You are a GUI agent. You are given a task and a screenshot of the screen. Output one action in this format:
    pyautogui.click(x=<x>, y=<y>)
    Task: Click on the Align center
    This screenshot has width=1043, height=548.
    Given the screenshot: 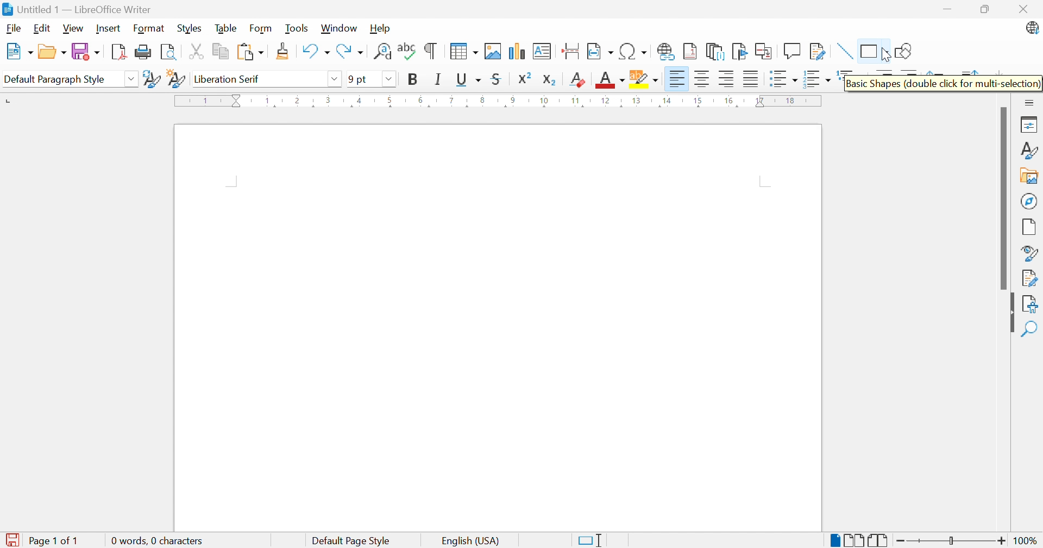 What is the action you would take?
    pyautogui.click(x=704, y=79)
    